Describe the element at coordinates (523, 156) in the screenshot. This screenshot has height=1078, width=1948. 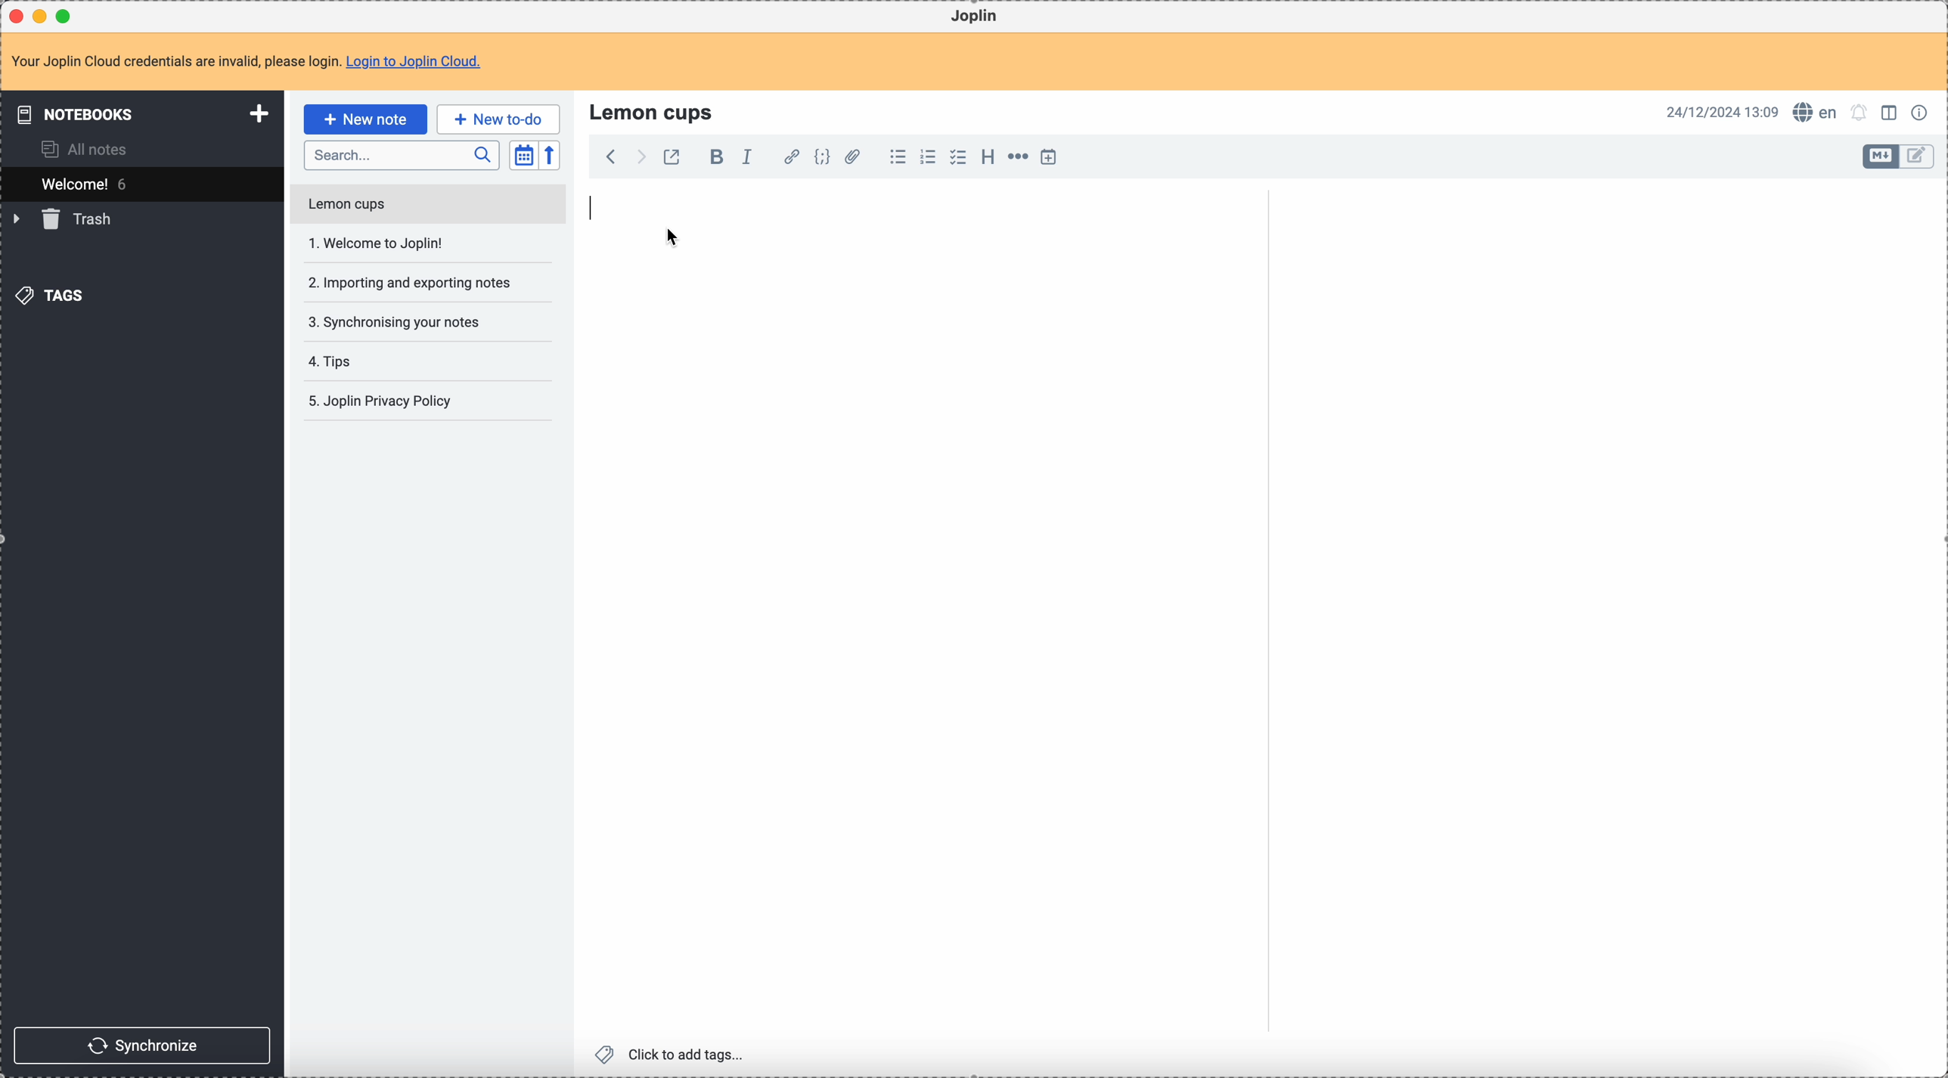
I see `toggle sort order field` at that location.